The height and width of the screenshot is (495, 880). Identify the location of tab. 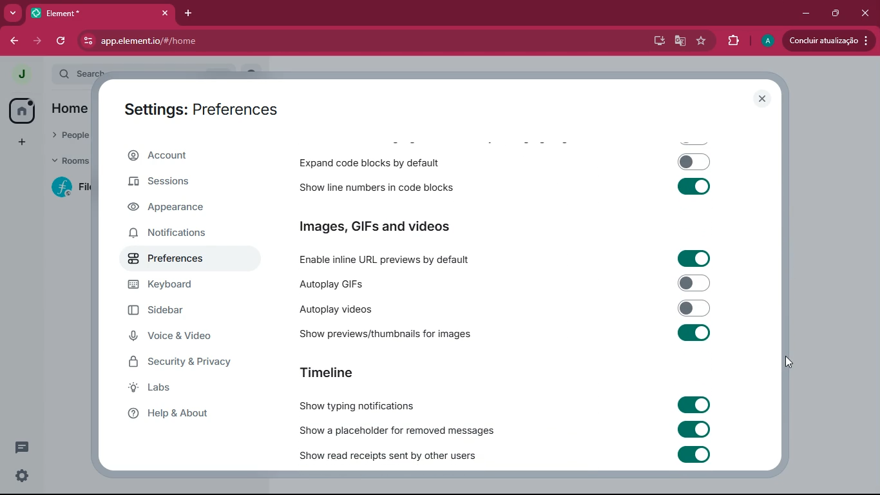
(86, 14).